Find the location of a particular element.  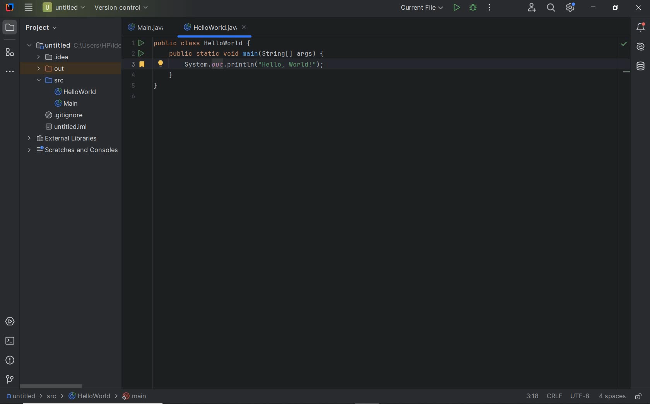

src is located at coordinates (56, 395).